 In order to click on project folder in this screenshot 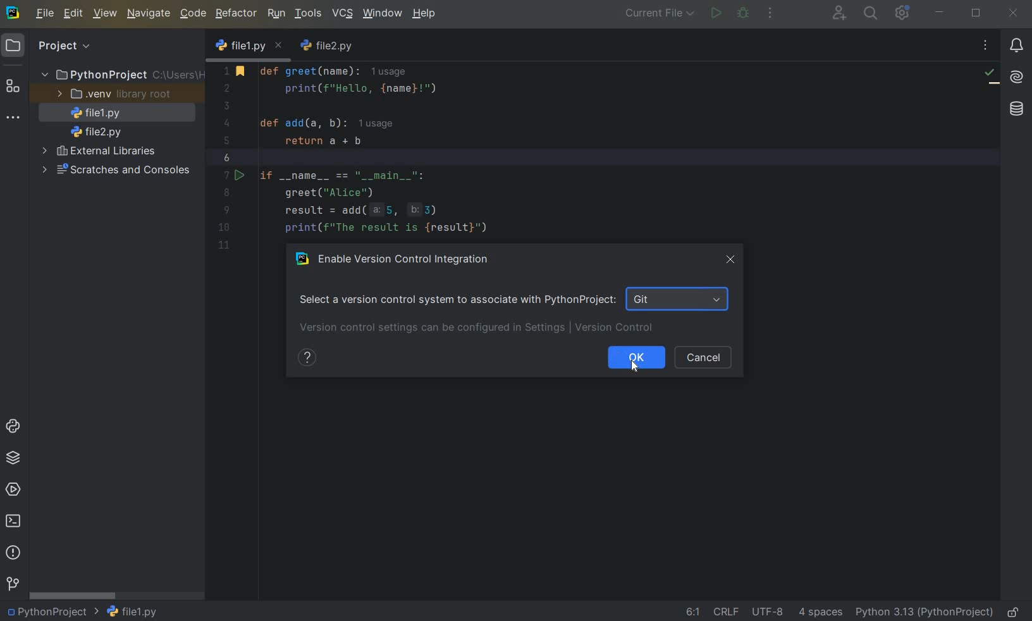, I will do `click(121, 75)`.